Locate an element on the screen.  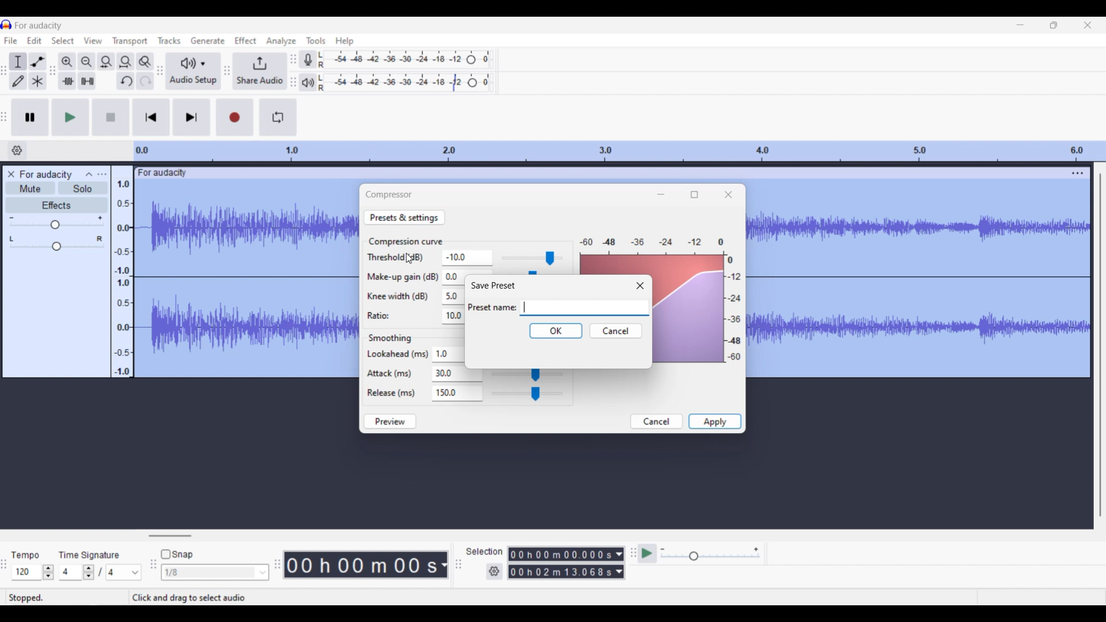
Envelop tool is located at coordinates (38, 62).